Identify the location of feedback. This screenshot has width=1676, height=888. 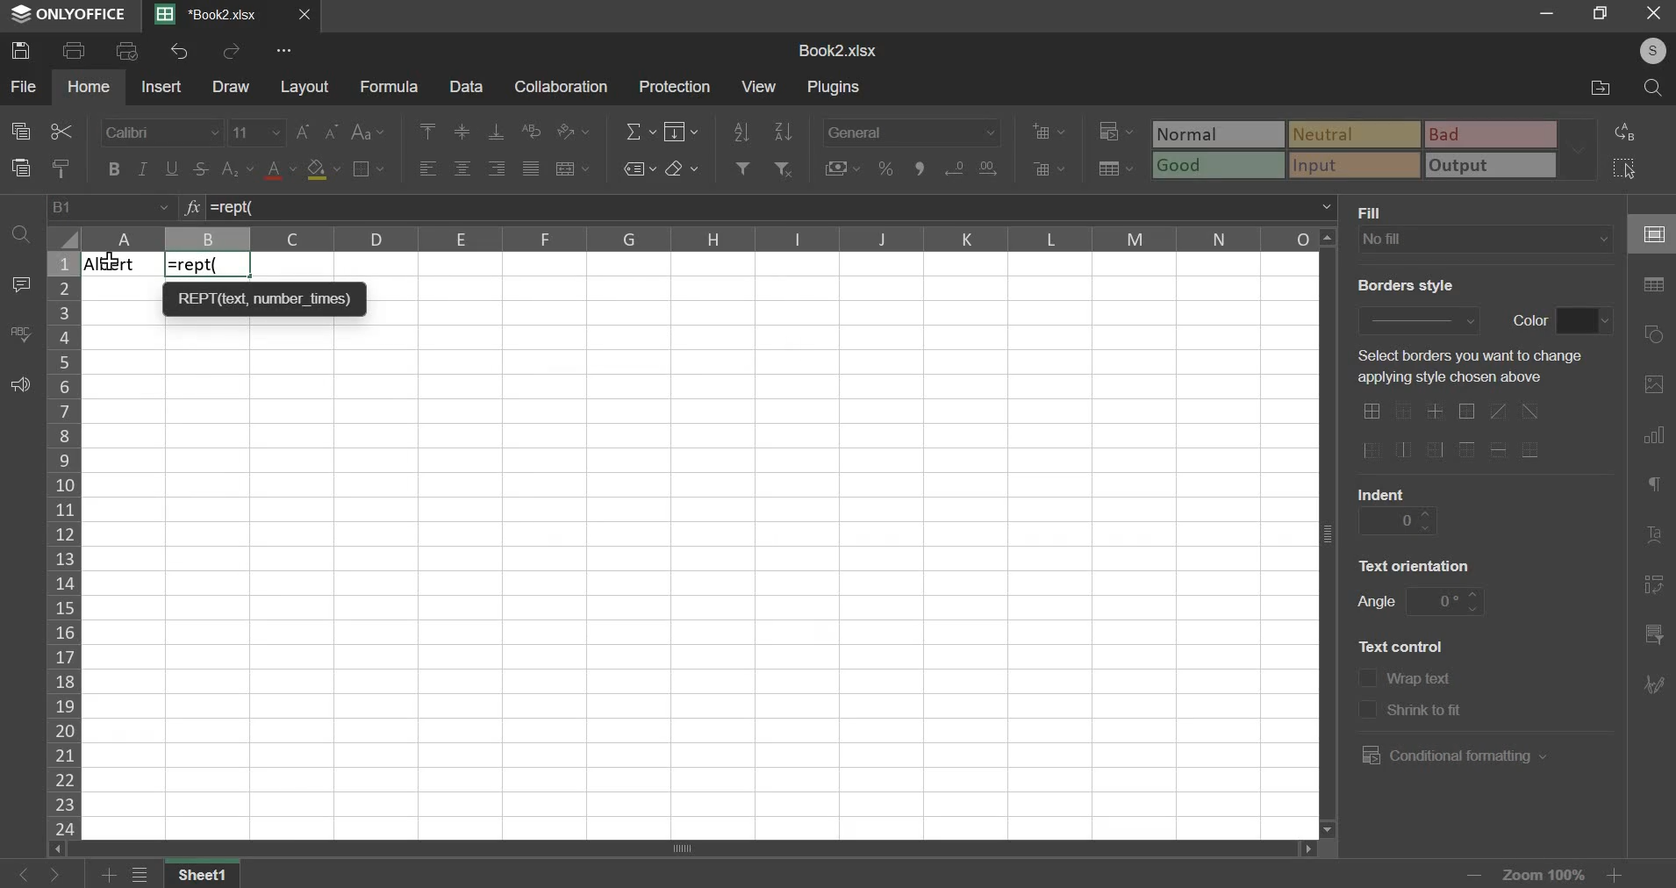
(19, 383).